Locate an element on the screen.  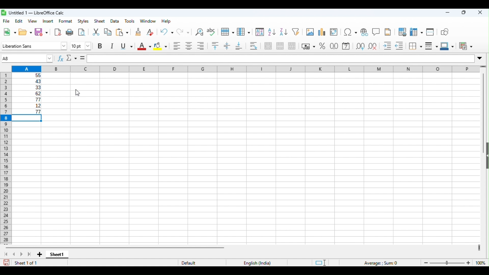
minimize is located at coordinates (448, 13).